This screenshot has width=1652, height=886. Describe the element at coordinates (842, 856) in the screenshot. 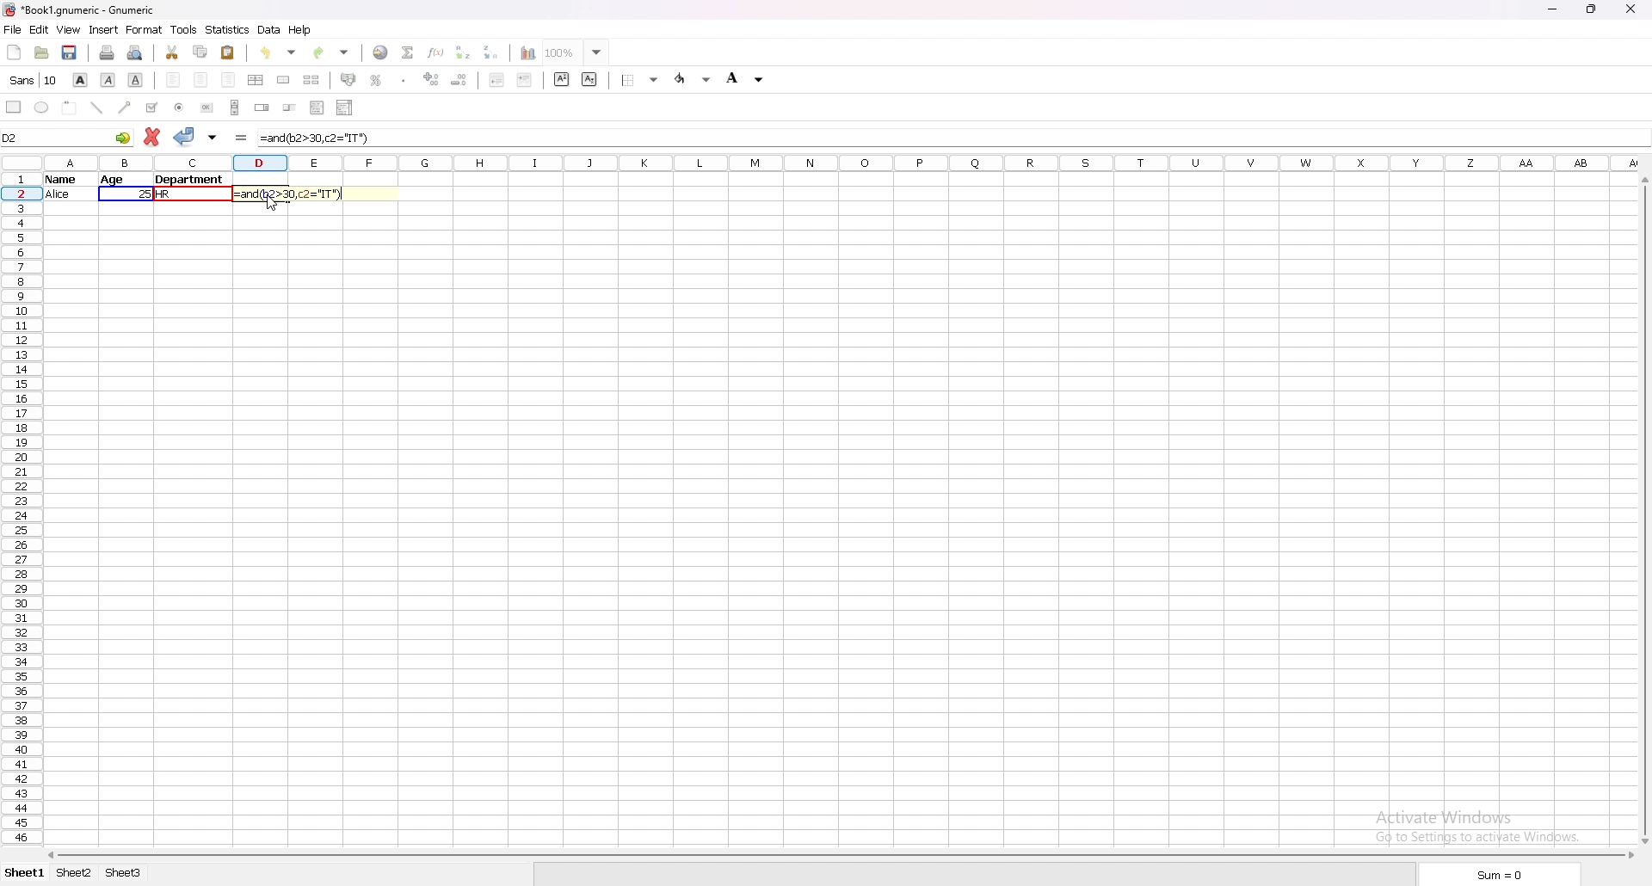

I see `scroll bar` at that location.